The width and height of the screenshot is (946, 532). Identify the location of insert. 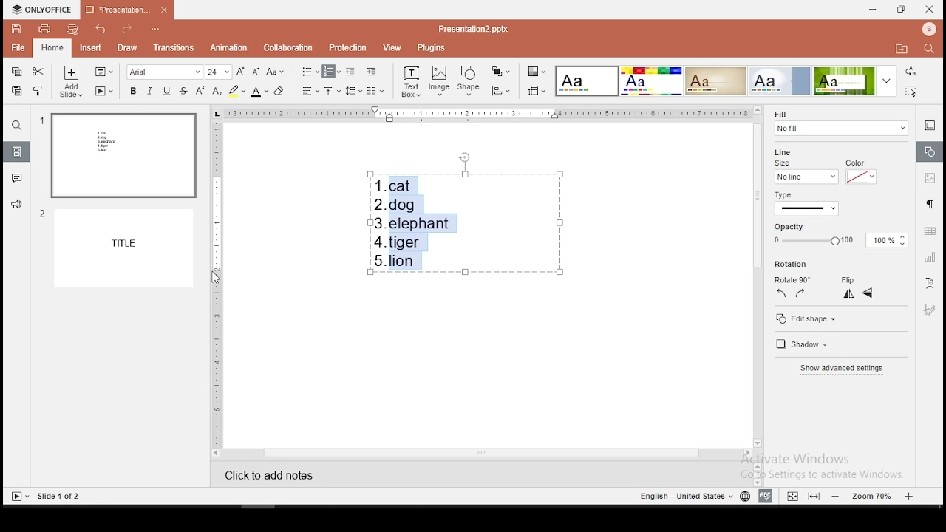
(89, 47).